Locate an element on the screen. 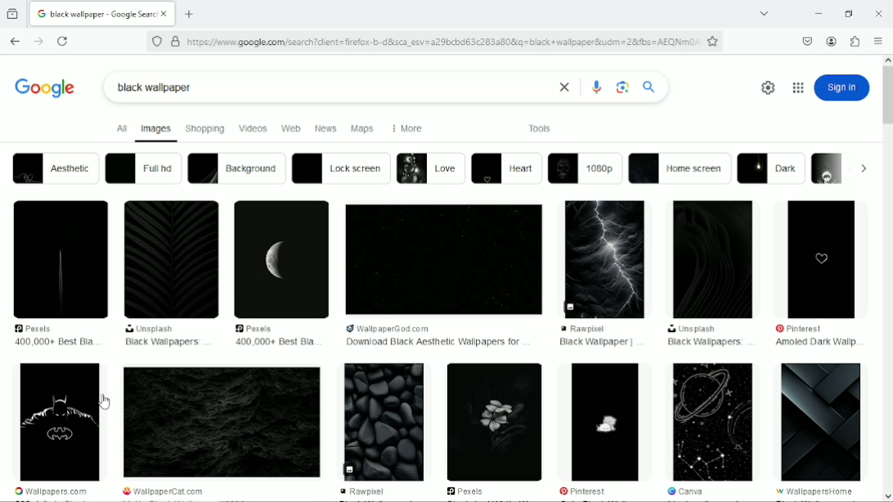 The height and width of the screenshot is (502, 893). google logo is located at coordinates (45, 85).